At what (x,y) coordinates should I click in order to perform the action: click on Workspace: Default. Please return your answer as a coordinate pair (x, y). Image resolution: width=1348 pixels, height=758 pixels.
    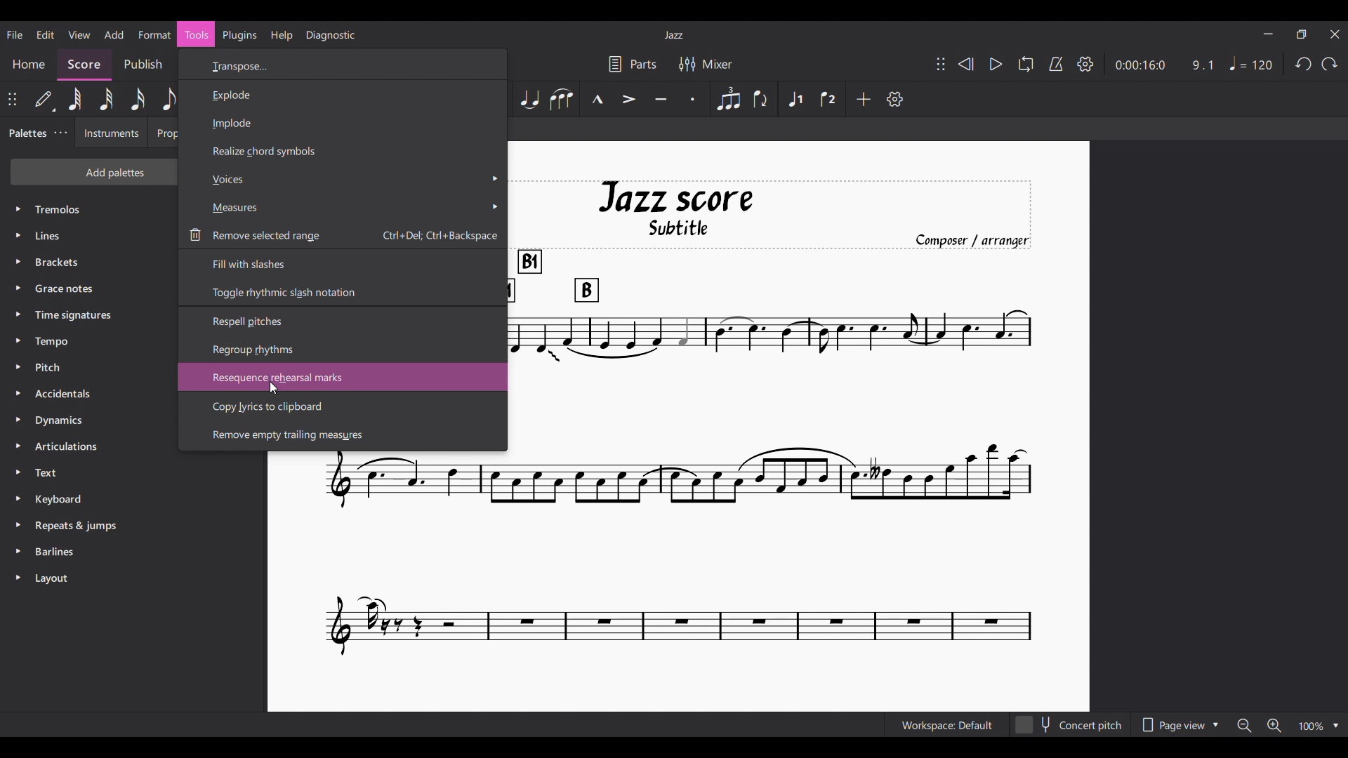
    Looking at the image, I should click on (948, 724).